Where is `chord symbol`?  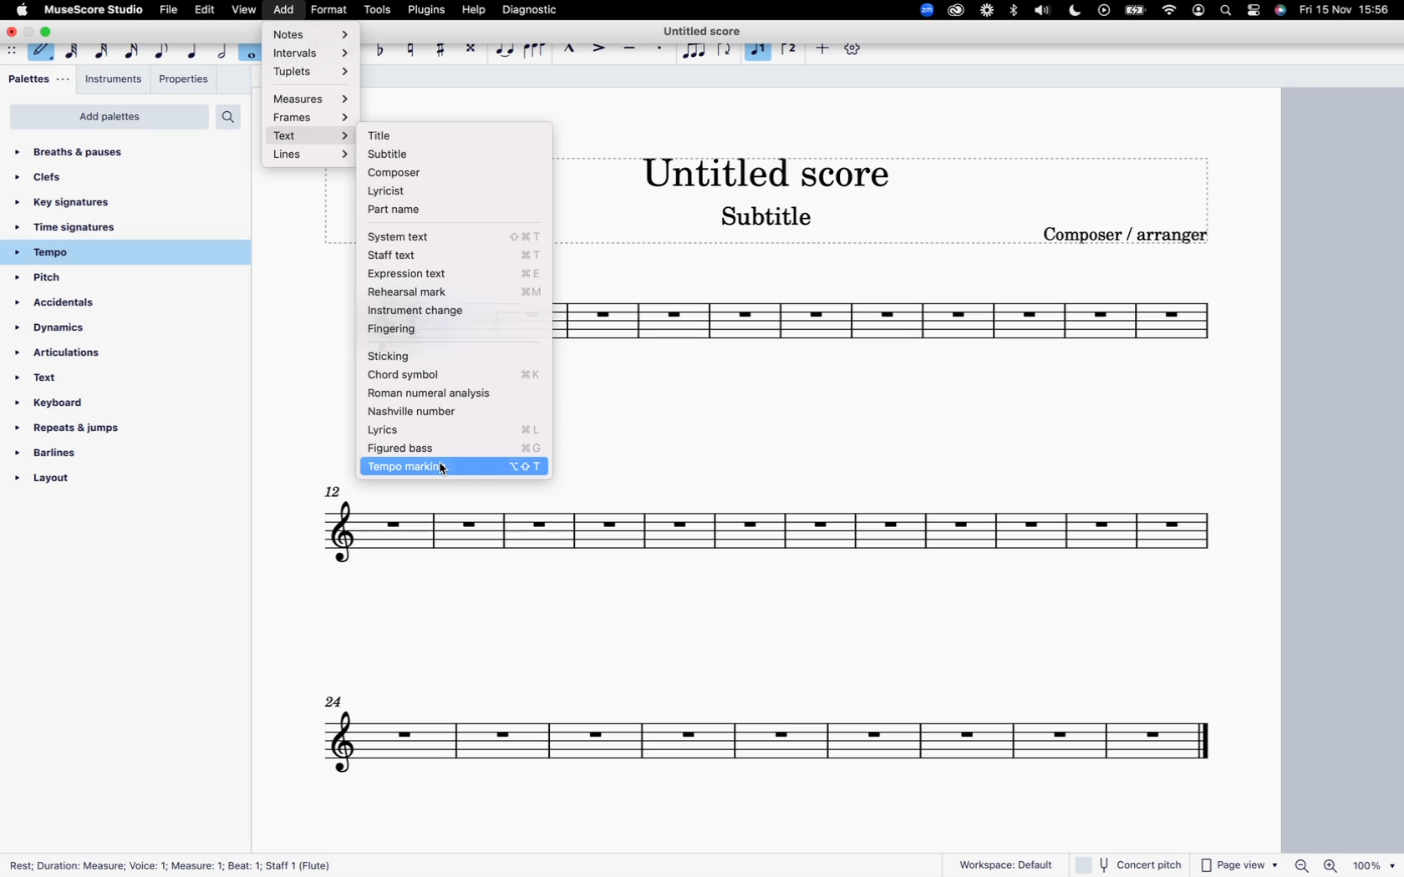
chord symbol is located at coordinates (455, 375).